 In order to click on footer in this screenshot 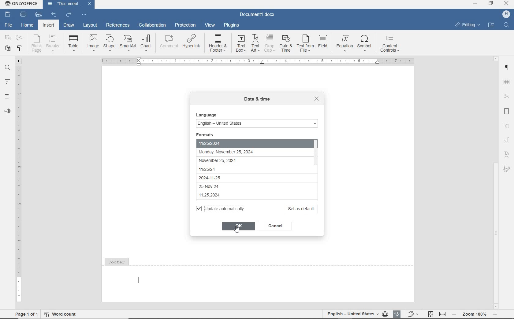, I will do `click(259, 279)`.